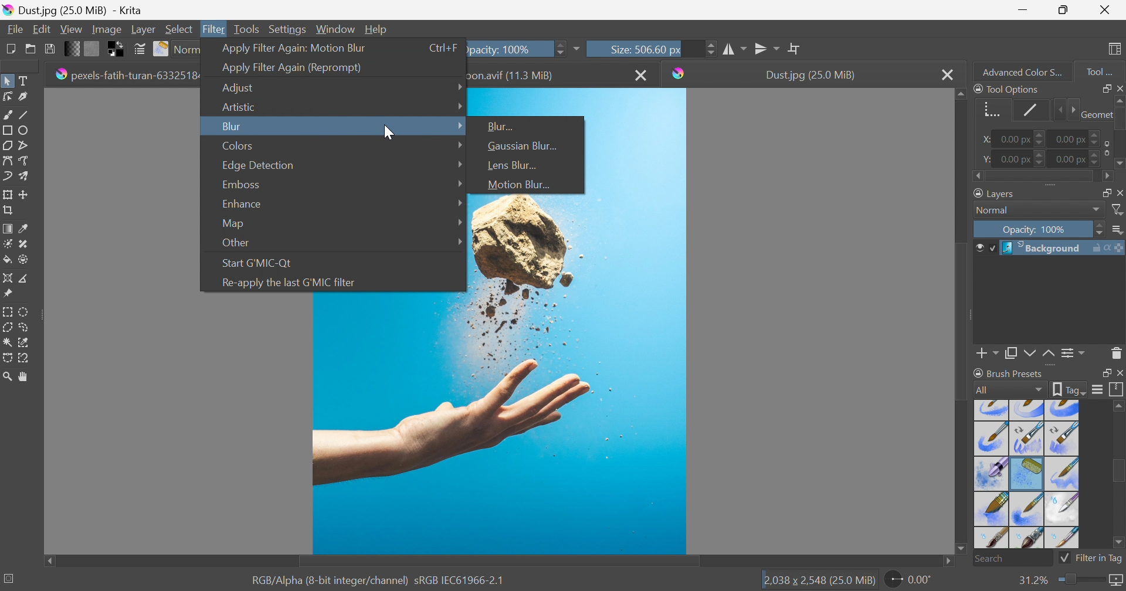  Describe the element at coordinates (457, 145) in the screenshot. I see `Drop Down` at that location.